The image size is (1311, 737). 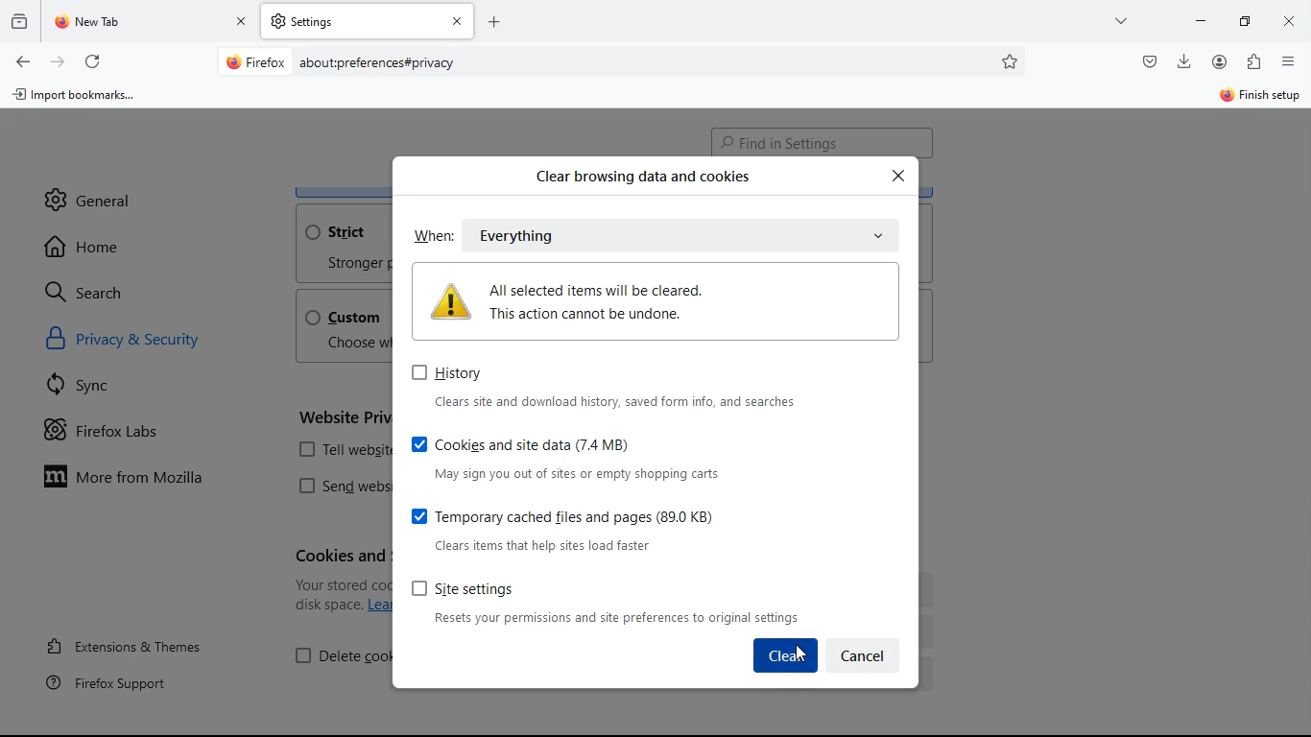 I want to click on firefox support, so click(x=119, y=682).